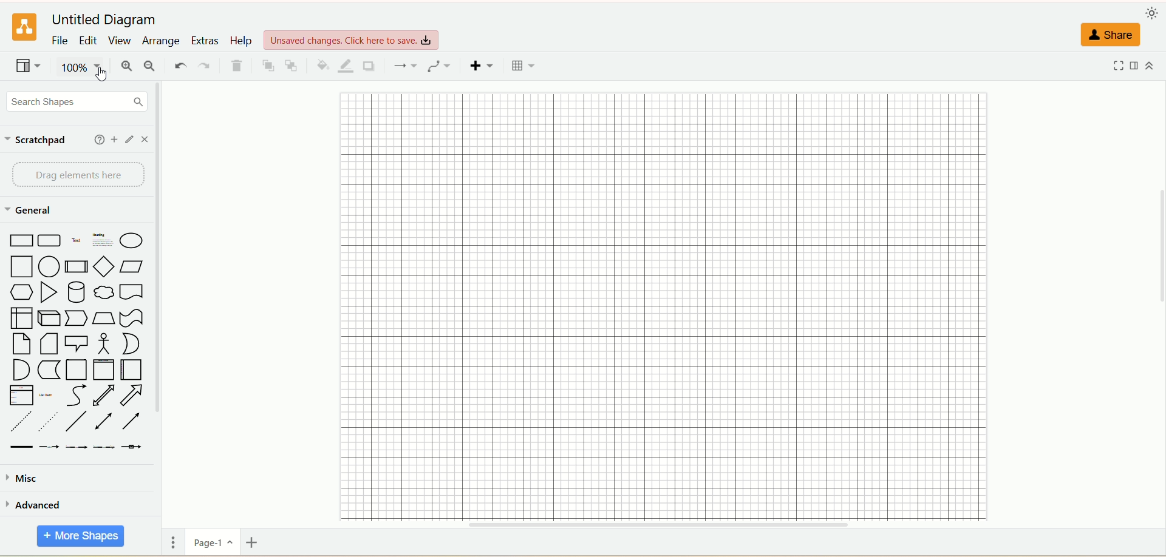  What do you see at coordinates (254, 542) in the screenshot?
I see `insert pages` at bounding box center [254, 542].